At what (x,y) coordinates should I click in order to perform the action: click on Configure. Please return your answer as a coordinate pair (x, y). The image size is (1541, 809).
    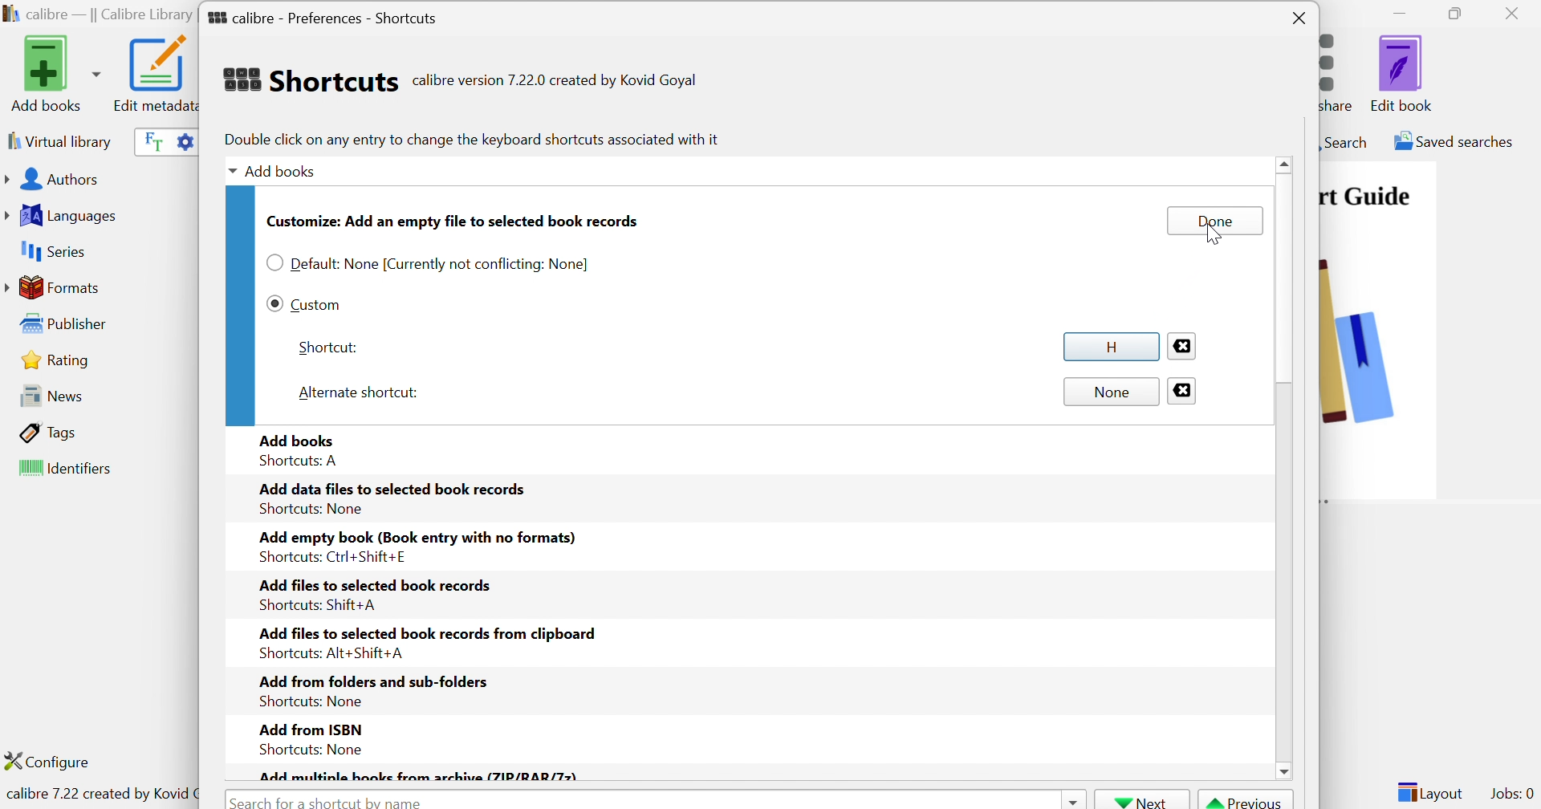
    Looking at the image, I should click on (54, 761).